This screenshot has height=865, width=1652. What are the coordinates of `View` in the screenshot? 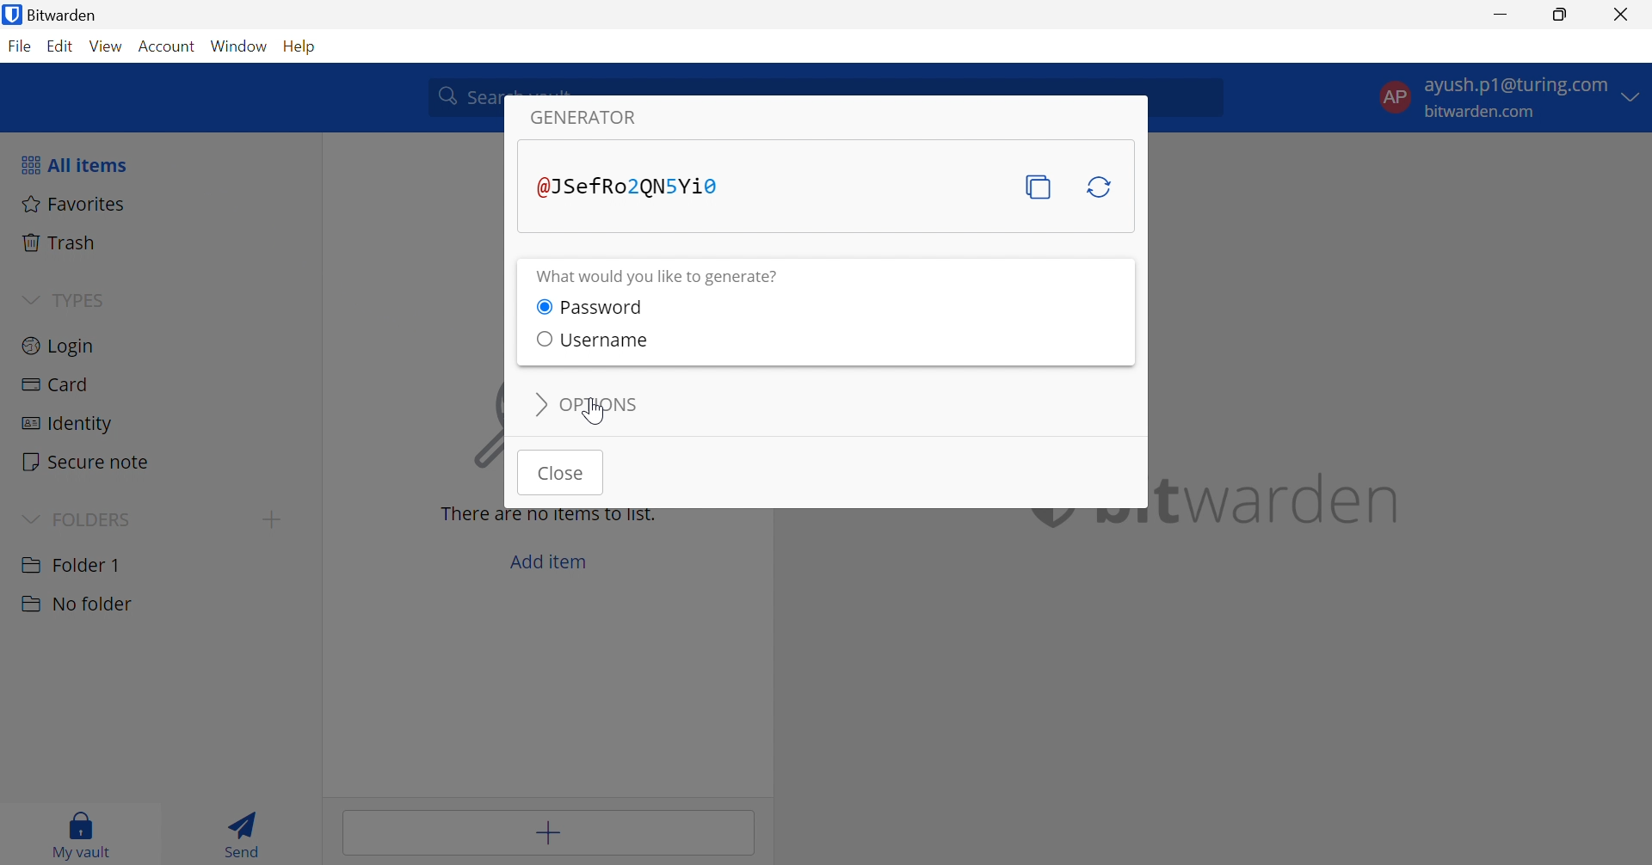 It's located at (108, 46).